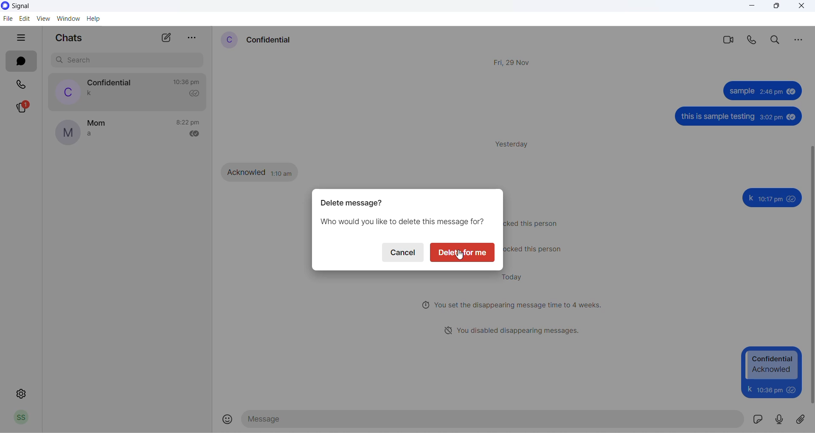 The width and height of the screenshot is (815, 433). What do you see at coordinates (67, 133) in the screenshot?
I see `profile picture` at bounding box center [67, 133].